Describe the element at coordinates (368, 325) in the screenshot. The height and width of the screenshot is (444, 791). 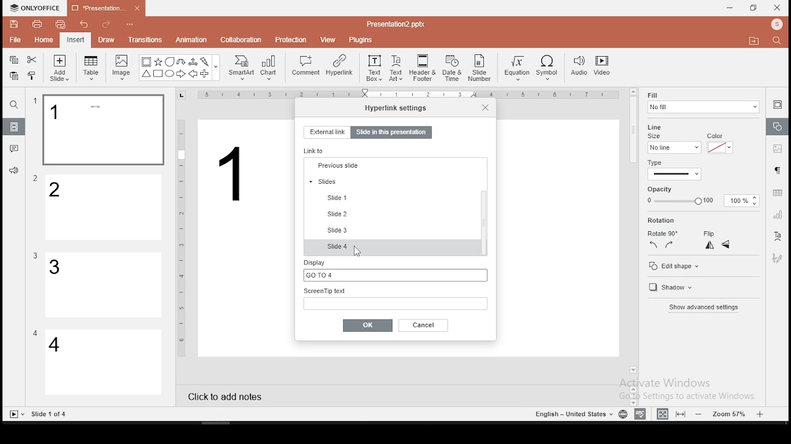
I see `ok` at that location.